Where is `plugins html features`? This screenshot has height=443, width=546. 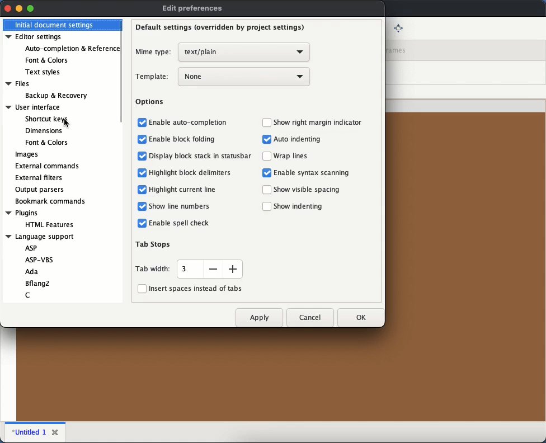
plugins html features is located at coordinates (22, 213).